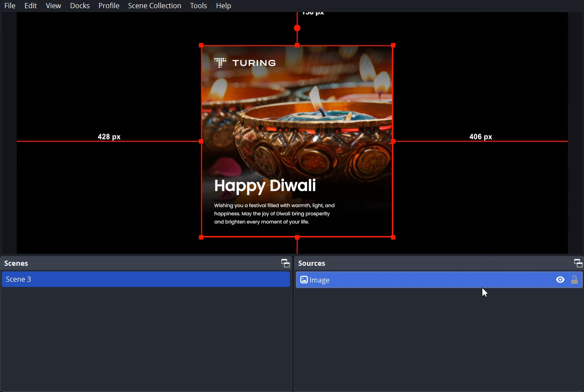  Describe the element at coordinates (312, 264) in the screenshot. I see `Text` at that location.